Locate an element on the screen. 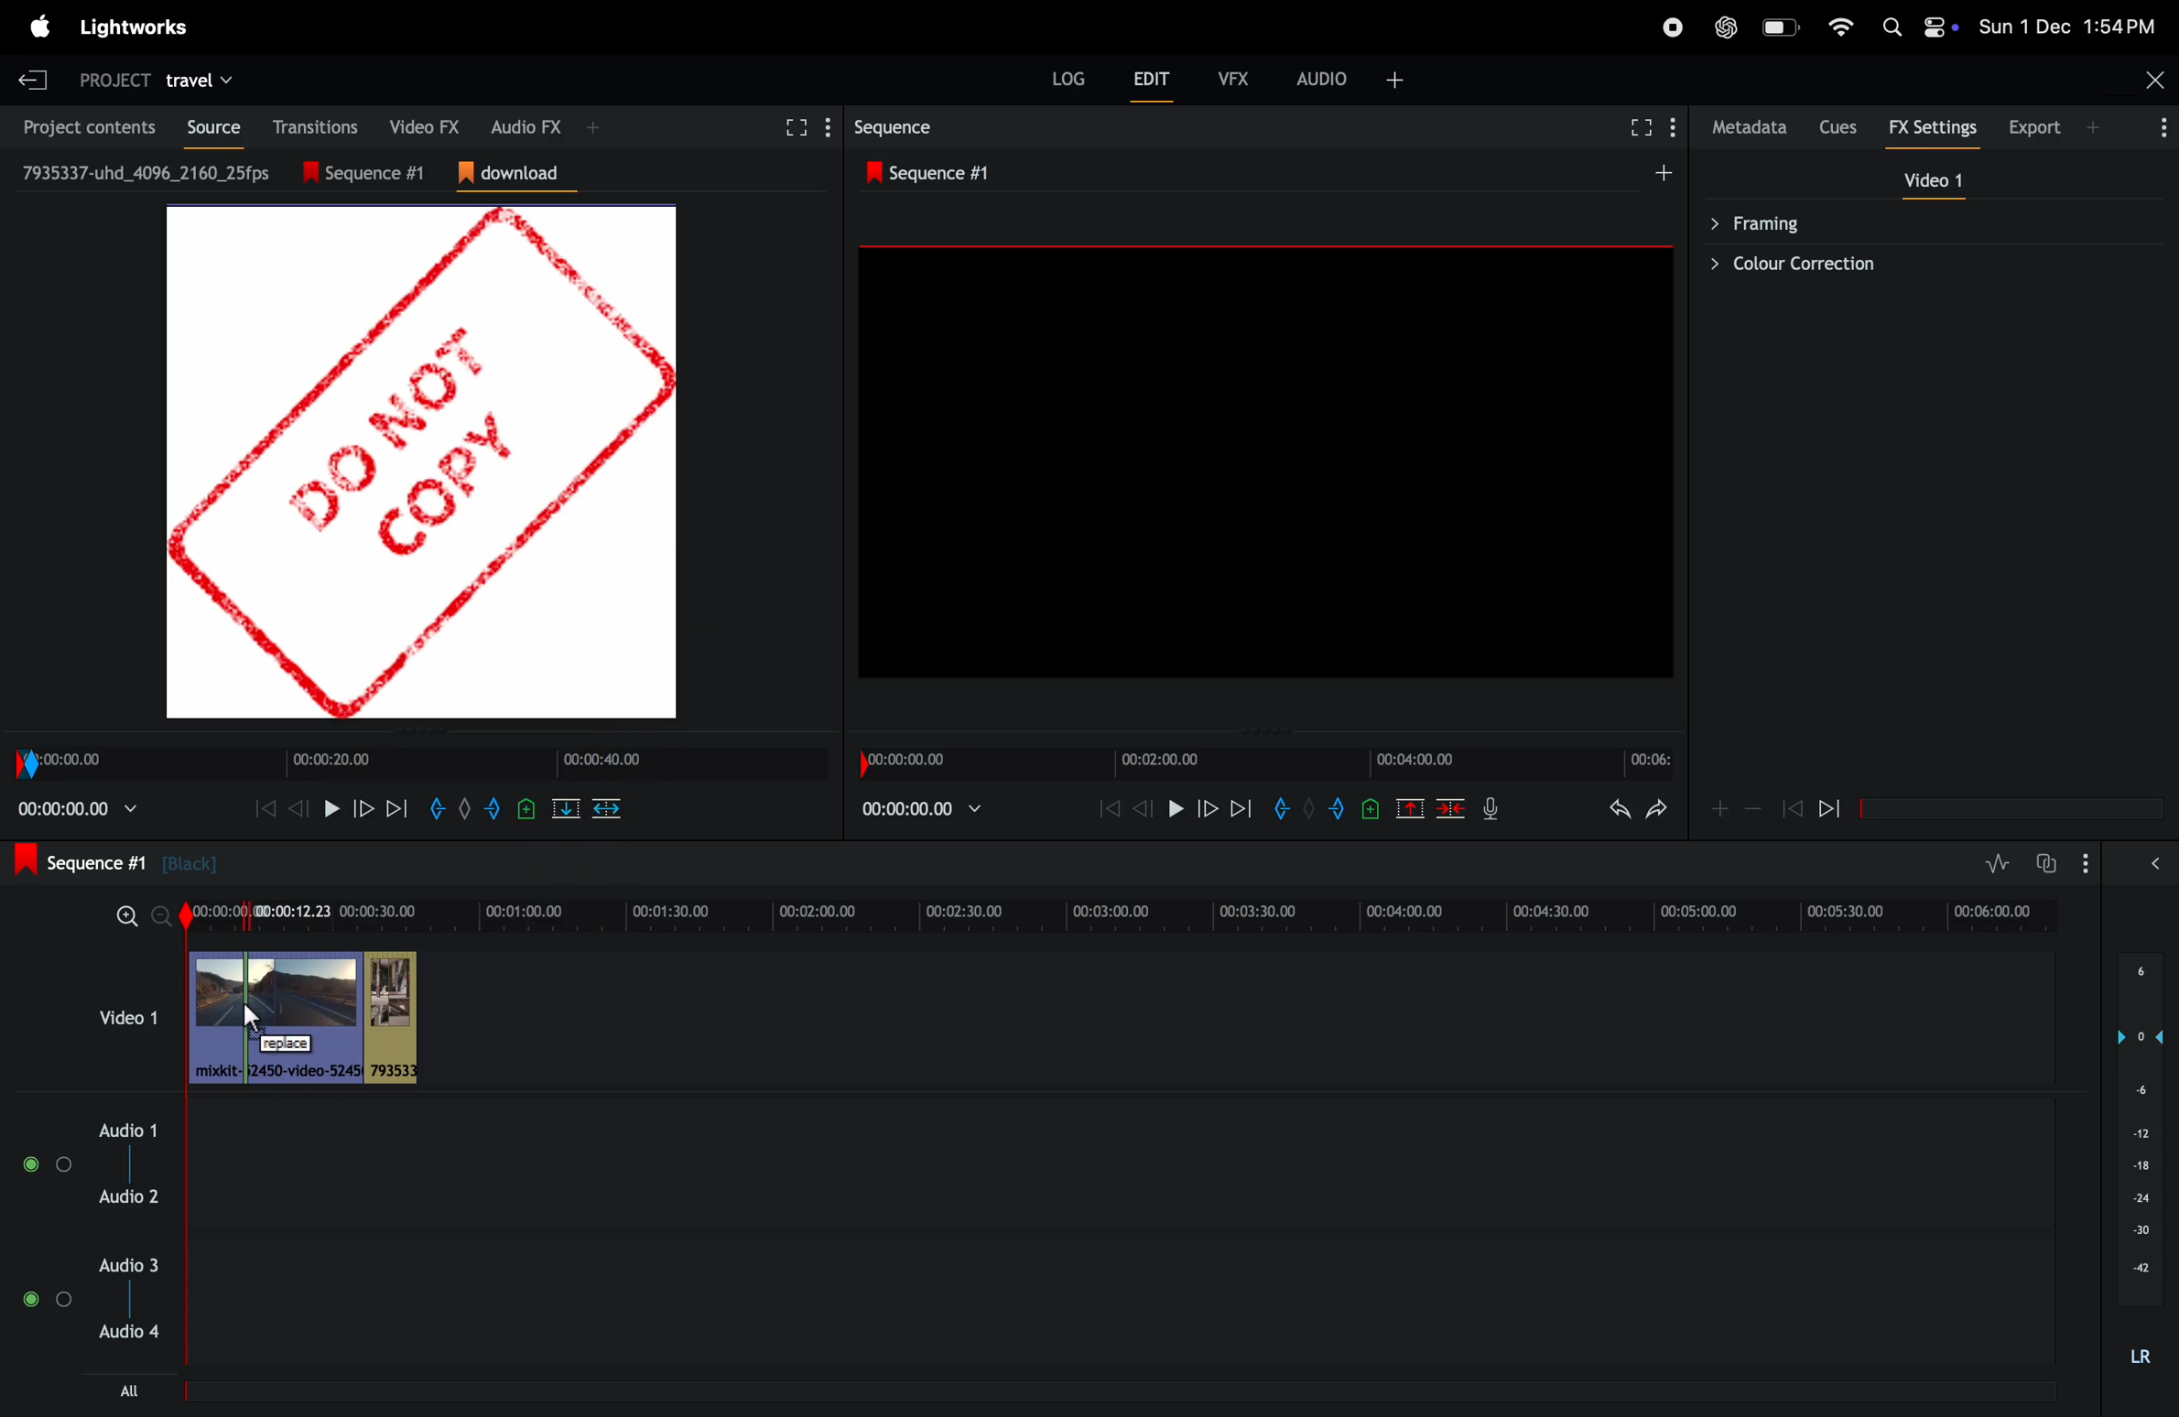 This screenshot has width=2179, height=1417. Add is located at coordinates (593, 127).